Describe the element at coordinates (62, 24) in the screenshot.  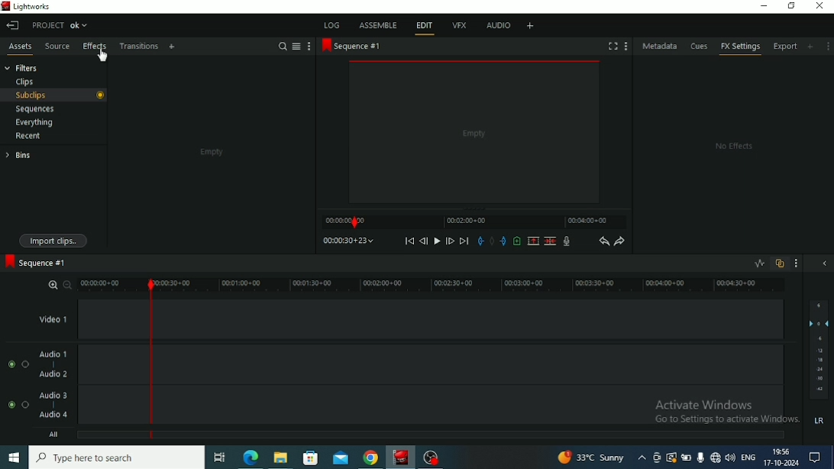
I see `Project status bar` at that location.